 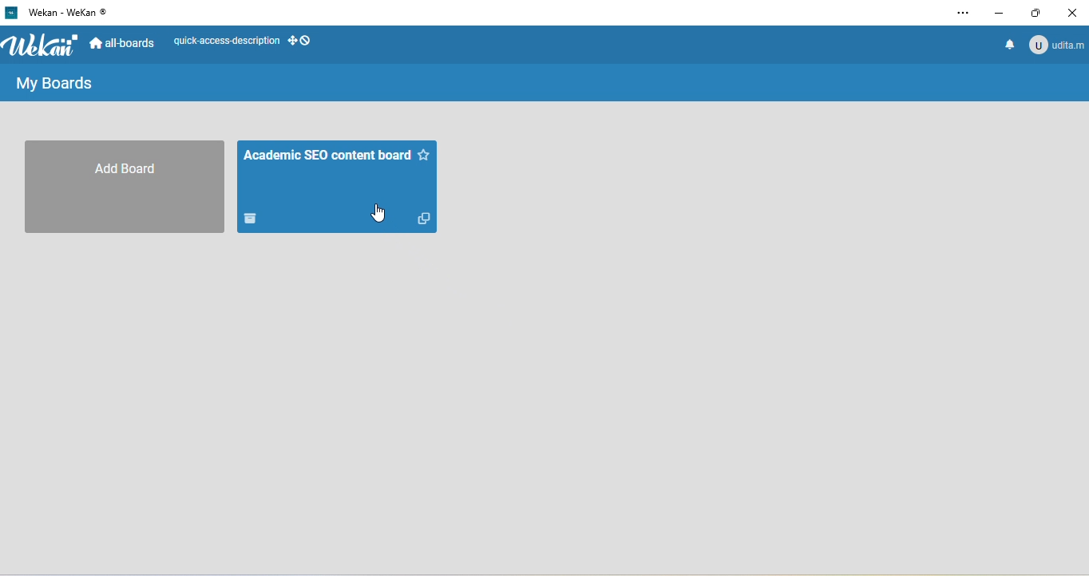 I want to click on move to archive , so click(x=251, y=218).